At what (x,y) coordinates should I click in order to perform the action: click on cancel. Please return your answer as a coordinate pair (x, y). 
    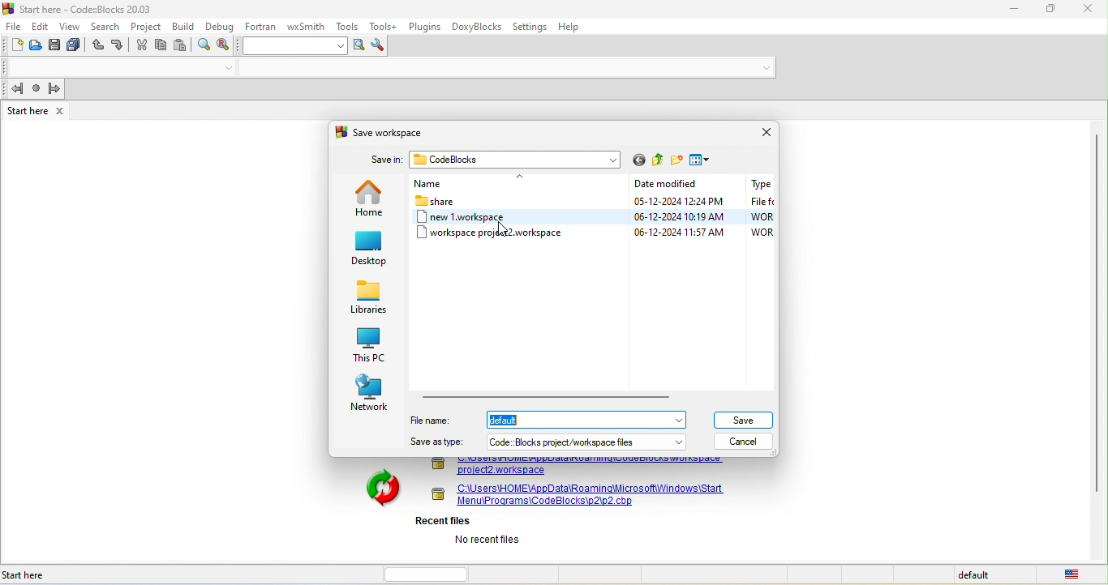
    Looking at the image, I should click on (749, 441).